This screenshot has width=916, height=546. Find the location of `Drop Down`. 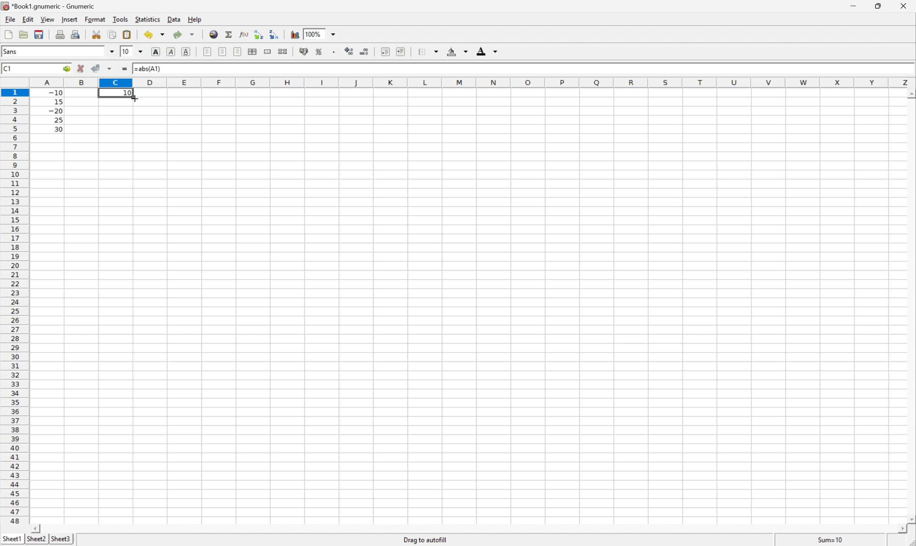

Drop Down is located at coordinates (335, 33).